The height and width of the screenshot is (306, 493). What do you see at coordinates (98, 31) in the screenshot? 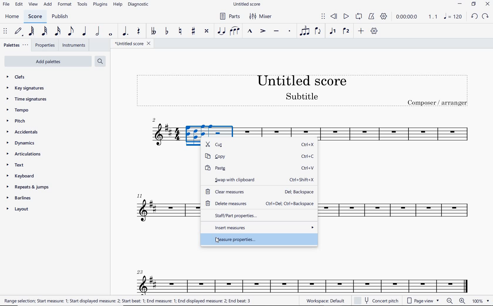
I see `HALF NOTE` at bounding box center [98, 31].